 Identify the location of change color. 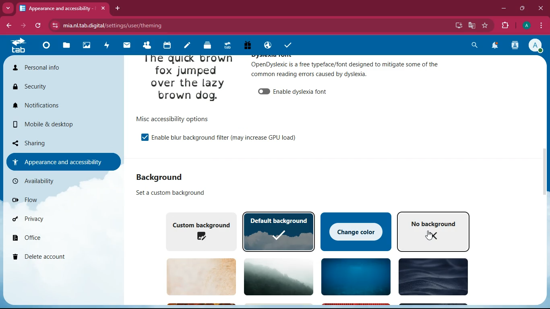
(356, 231).